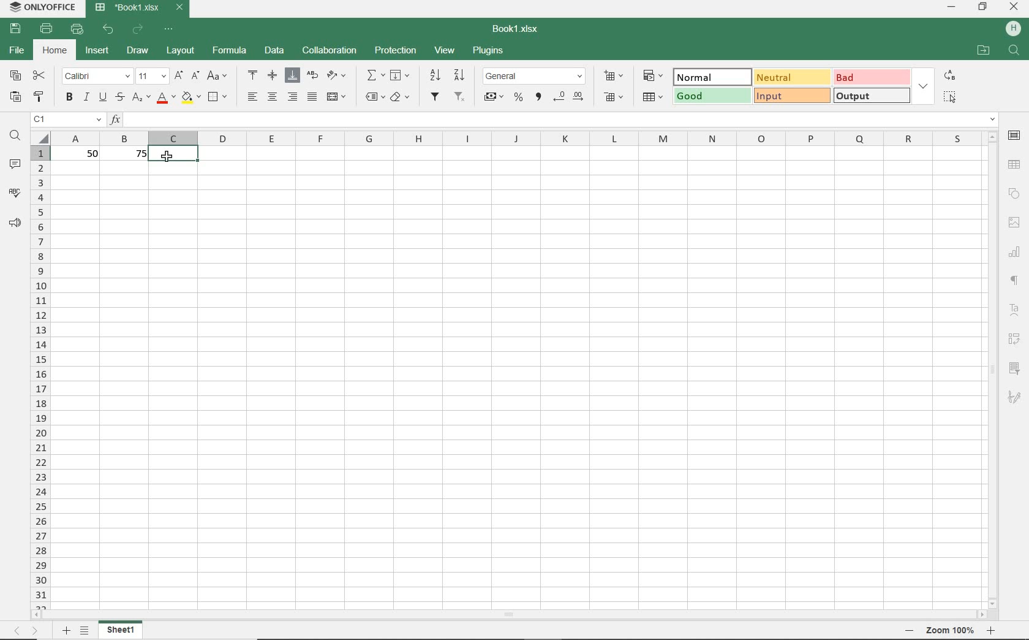 Image resolution: width=1029 pixels, height=640 pixels. Describe the element at coordinates (66, 630) in the screenshot. I see `add sheets` at that location.